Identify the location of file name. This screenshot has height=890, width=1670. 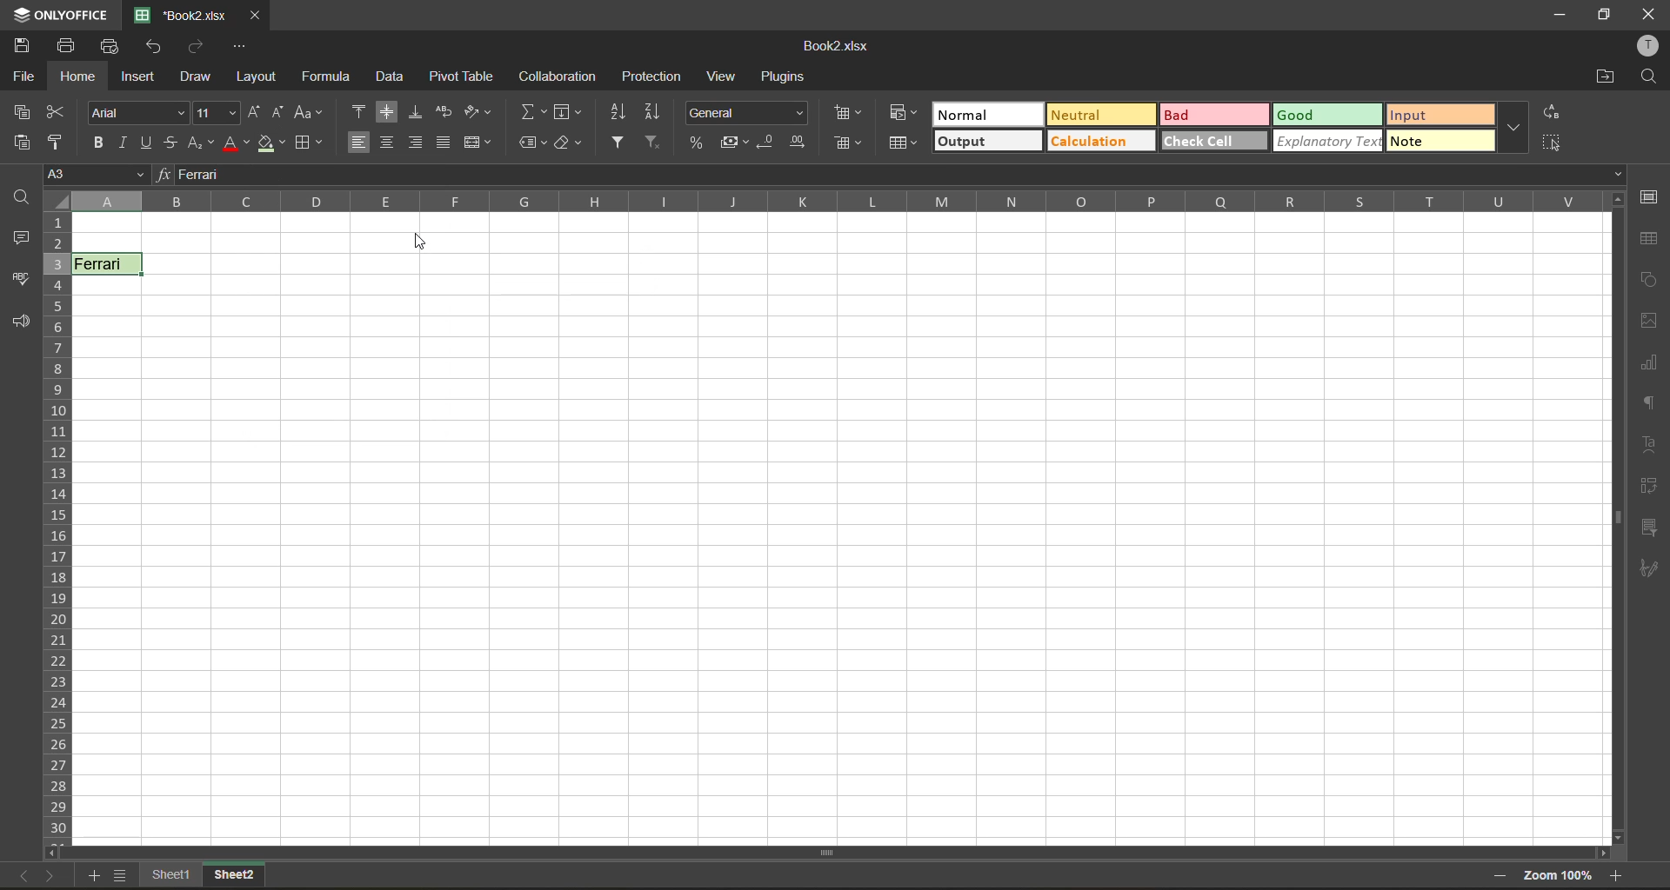
(835, 43).